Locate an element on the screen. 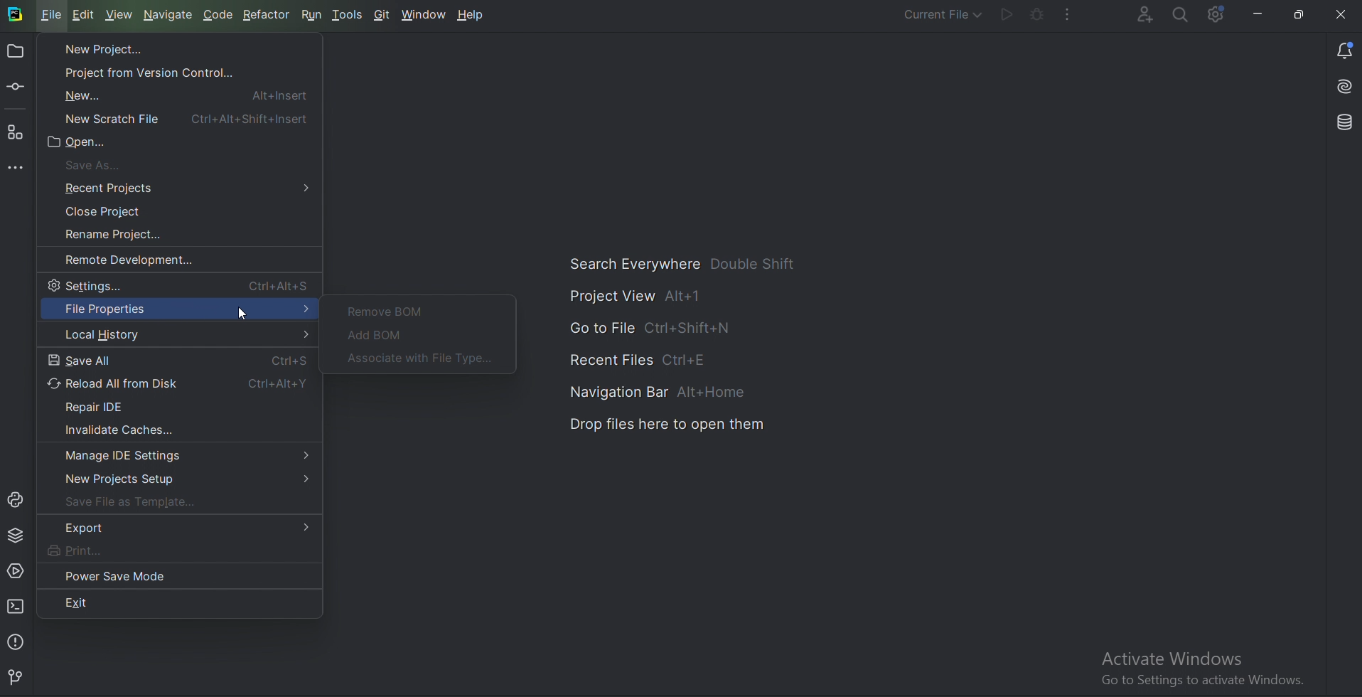  View is located at coordinates (119, 15).